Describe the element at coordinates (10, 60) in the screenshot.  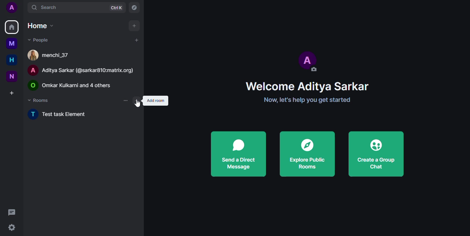
I see `home` at that location.